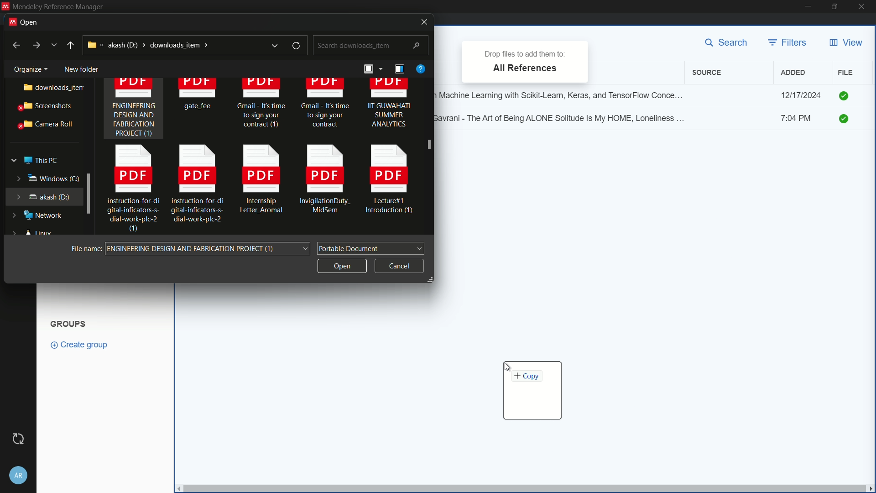 The image size is (876, 493). What do you see at coordinates (370, 46) in the screenshot?
I see `search downloads_item` at bounding box center [370, 46].